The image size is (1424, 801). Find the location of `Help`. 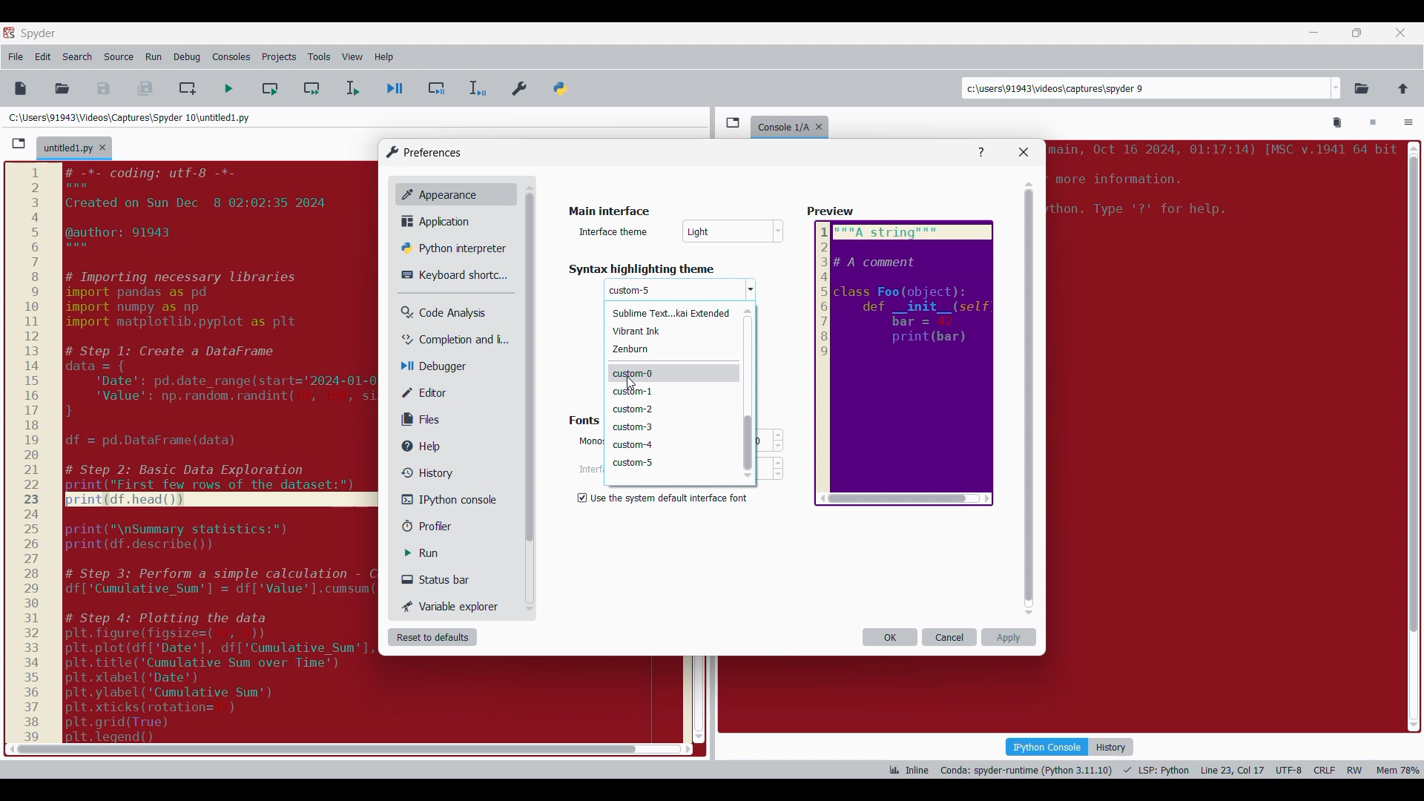

Help is located at coordinates (428, 446).